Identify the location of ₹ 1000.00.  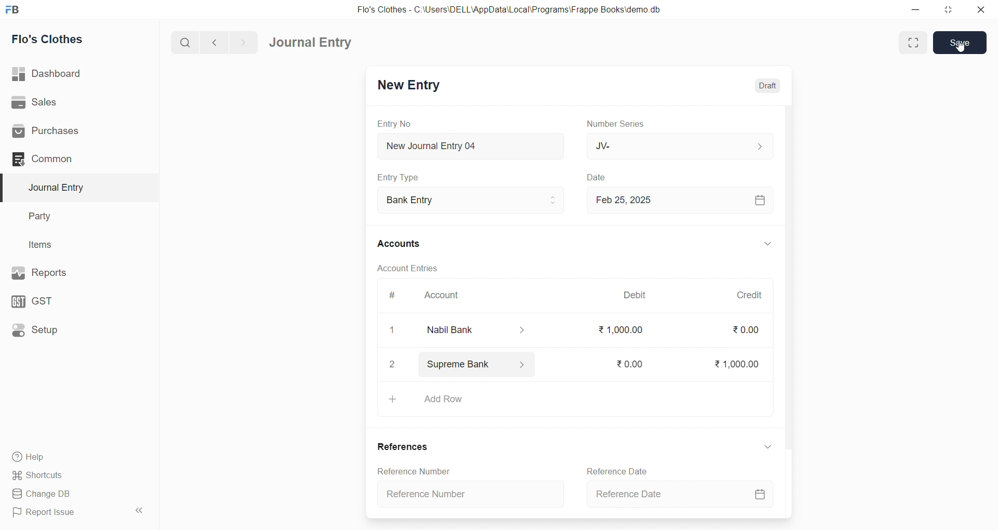
(621, 329).